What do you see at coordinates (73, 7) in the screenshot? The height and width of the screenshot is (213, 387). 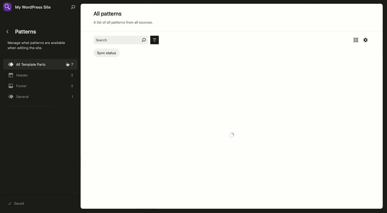 I see `Search` at bounding box center [73, 7].